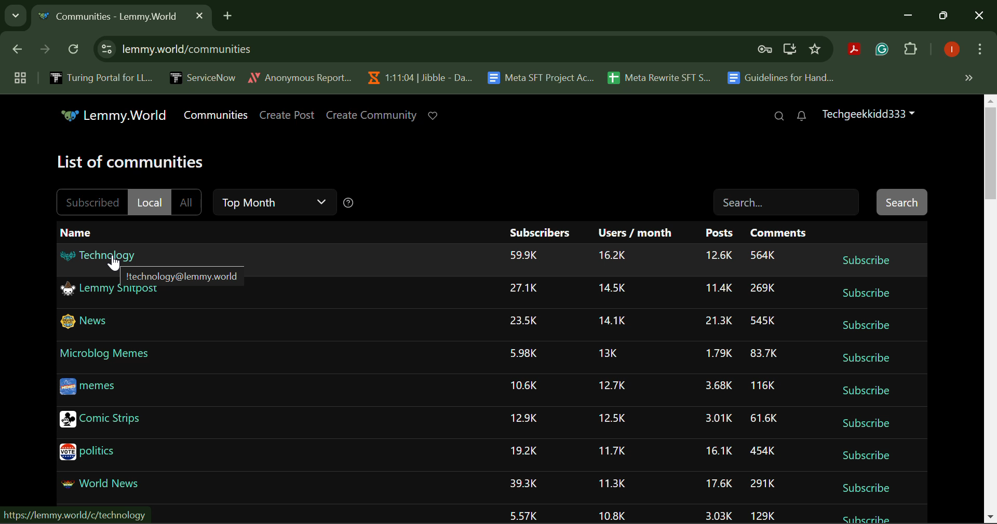 This screenshot has width=997, height=524. I want to click on Browser Extension, so click(857, 50).